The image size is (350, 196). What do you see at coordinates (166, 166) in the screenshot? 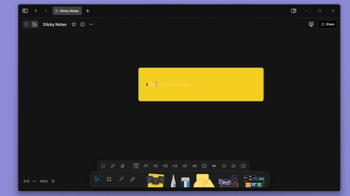
I see `heading` at bounding box center [166, 166].